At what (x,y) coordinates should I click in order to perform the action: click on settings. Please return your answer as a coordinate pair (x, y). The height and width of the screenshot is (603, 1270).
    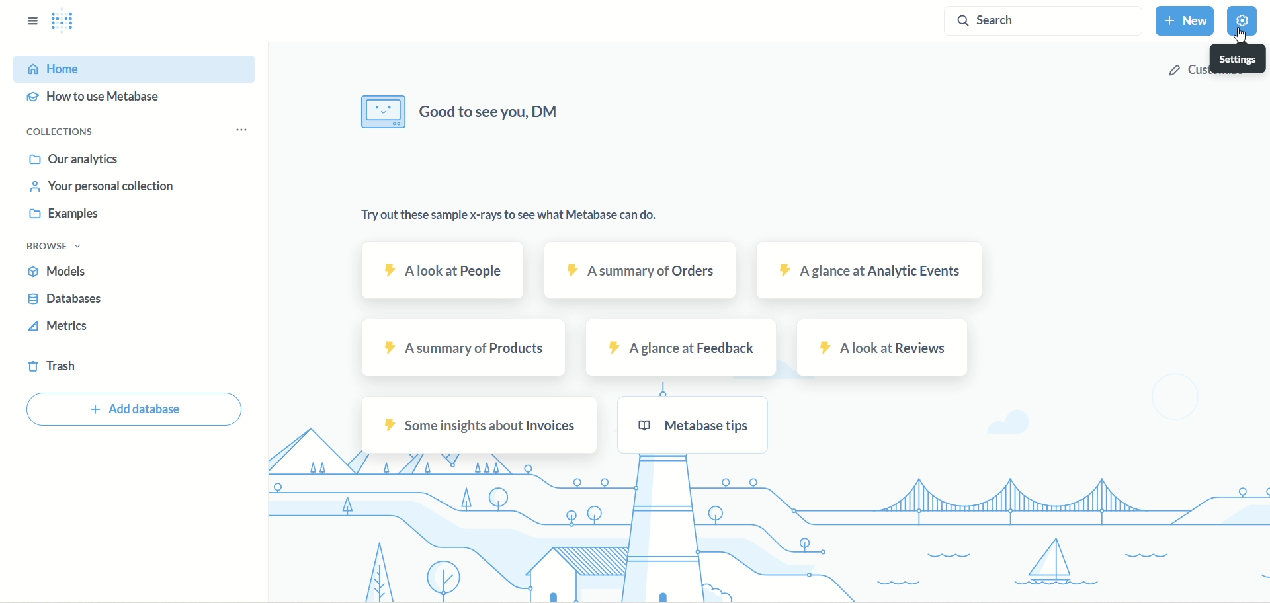
    Looking at the image, I should click on (1243, 21).